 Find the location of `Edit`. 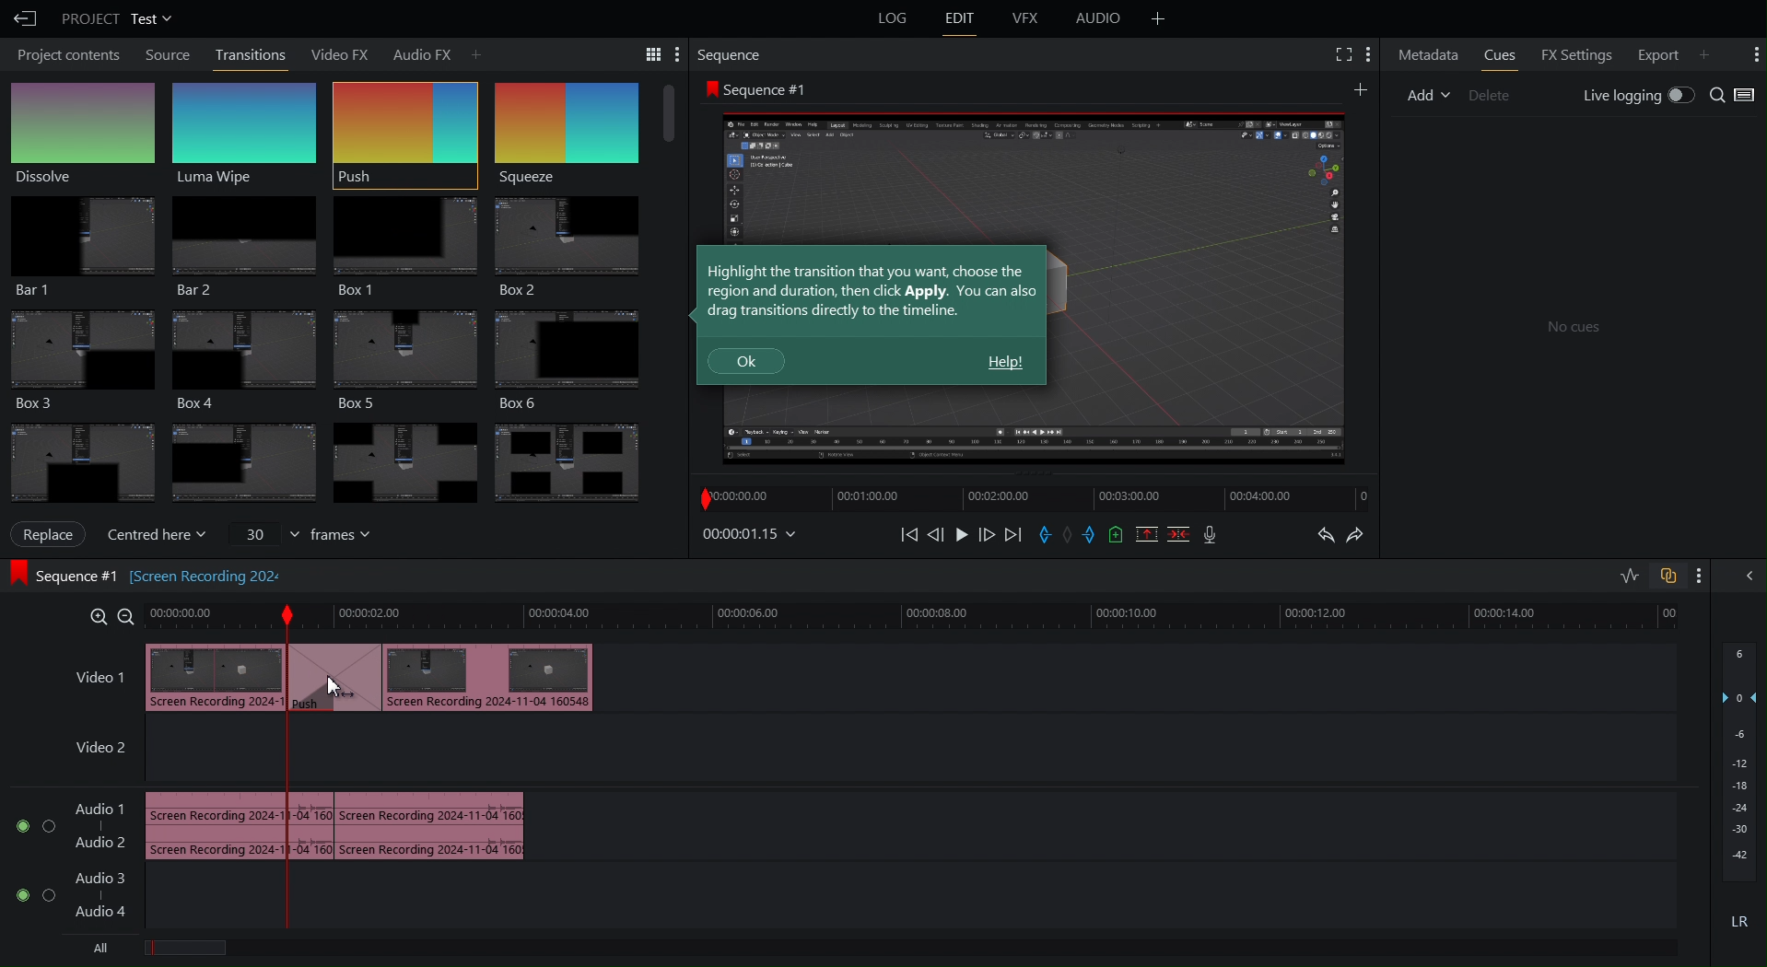

Edit is located at coordinates (964, 19).